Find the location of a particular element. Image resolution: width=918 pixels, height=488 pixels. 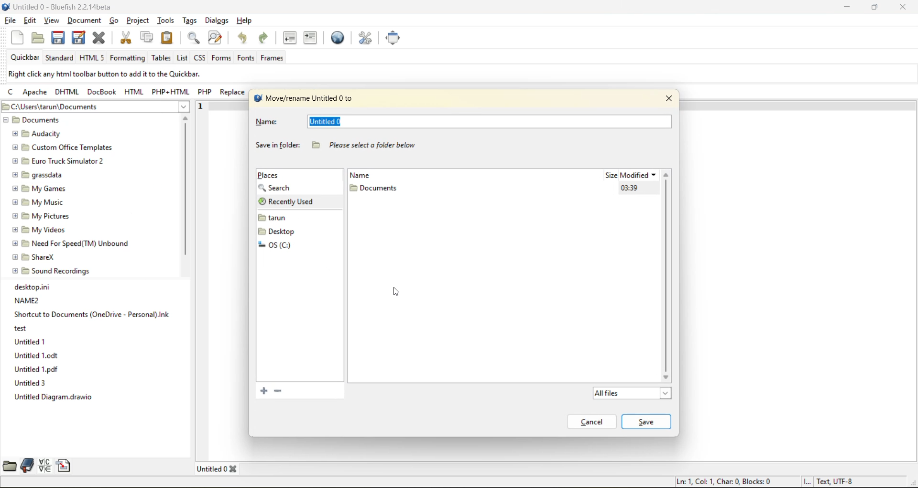

charmap is located at coordinates (44, 466).